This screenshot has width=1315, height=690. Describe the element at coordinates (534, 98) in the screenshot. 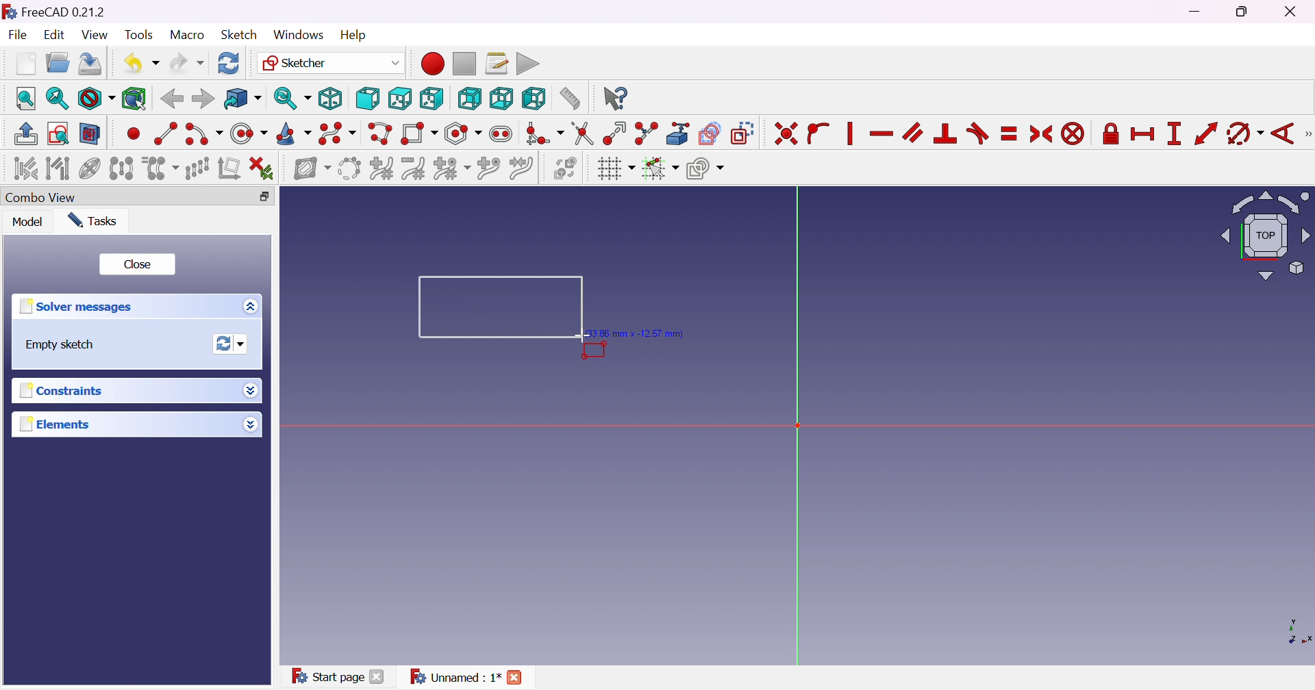

I see `Left` at that location.